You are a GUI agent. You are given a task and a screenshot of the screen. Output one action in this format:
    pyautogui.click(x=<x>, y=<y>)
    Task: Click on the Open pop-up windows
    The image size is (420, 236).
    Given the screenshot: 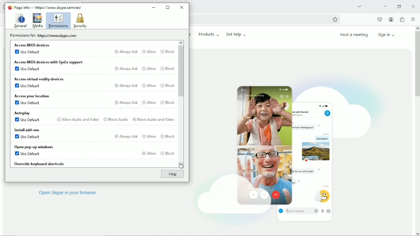 What is the action you would take?
    pyautogui.click(x=33, y=147)
    